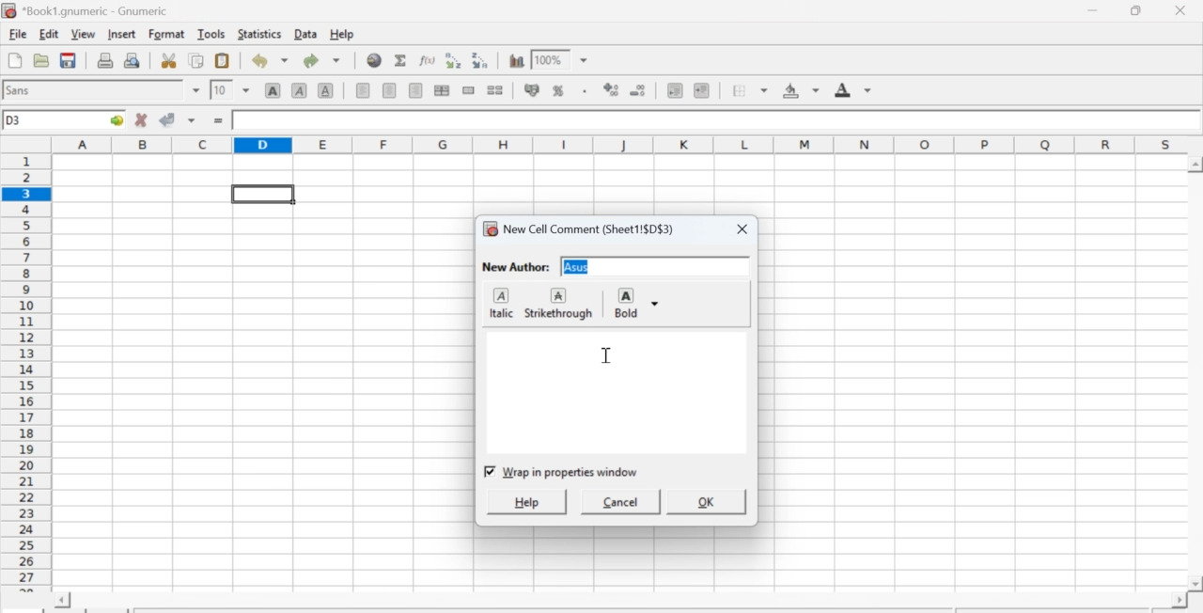 The image size is (1203, 613). Describe the element at coordinates (60, 600) in the screenshot. I see `scroll left` at that location.